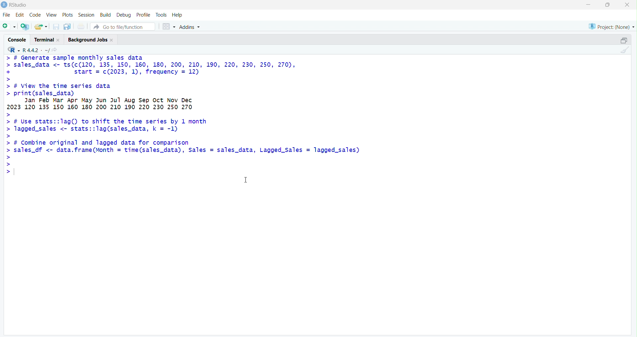  Describe the element at coordinates (246, 181) in the screenshot. I see `cursor` at that location.